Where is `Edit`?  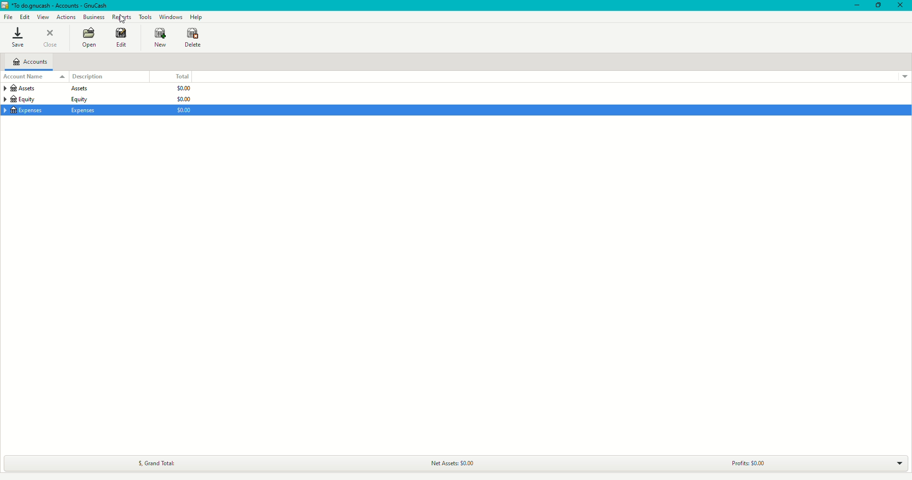
Edit is located at coordinates (26, 17).